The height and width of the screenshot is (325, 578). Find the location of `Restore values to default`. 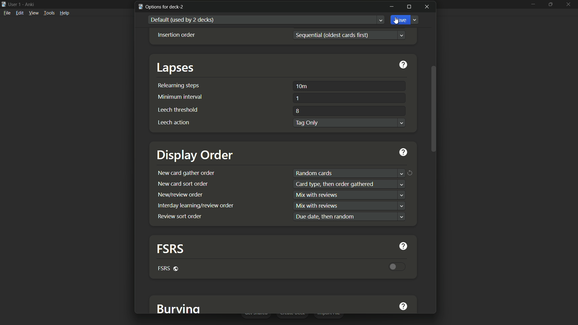

Restore values to default is located at coordinates (411, 173).